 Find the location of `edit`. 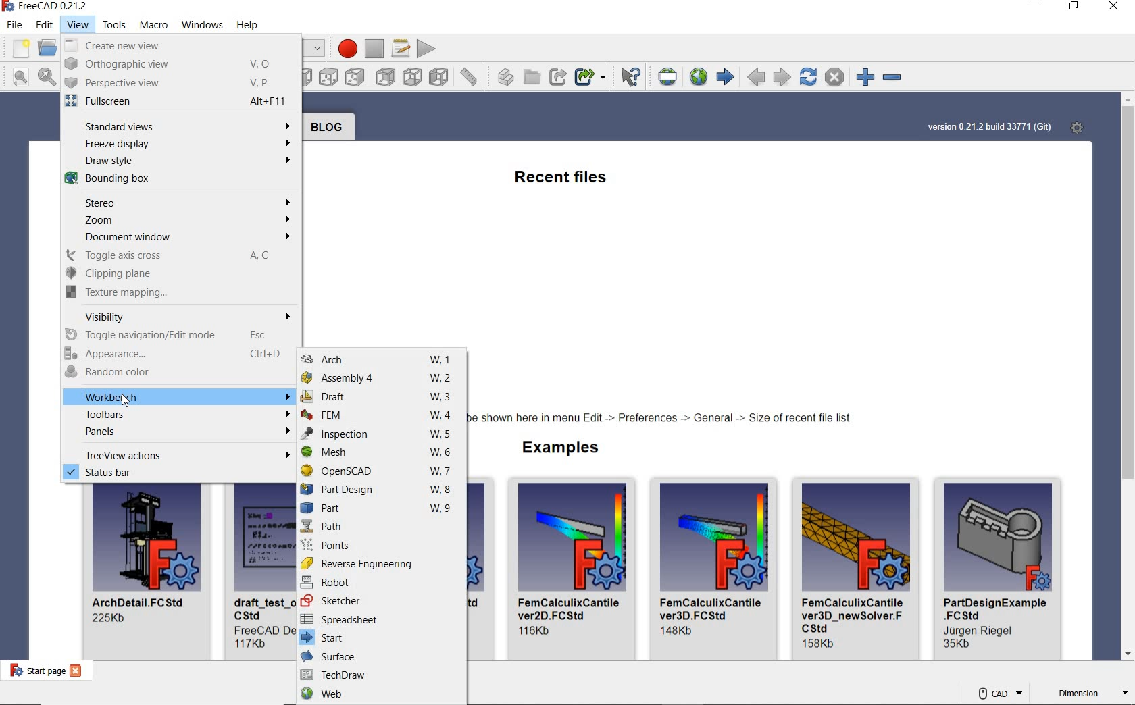

edit is located at coordinates (45, 26).